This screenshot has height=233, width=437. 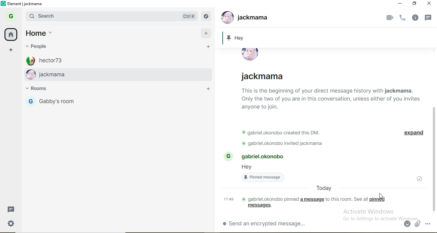 What do you see at coordinates (27, 5) in the screenshot?
I see `element` at bounding box center [27, 5].